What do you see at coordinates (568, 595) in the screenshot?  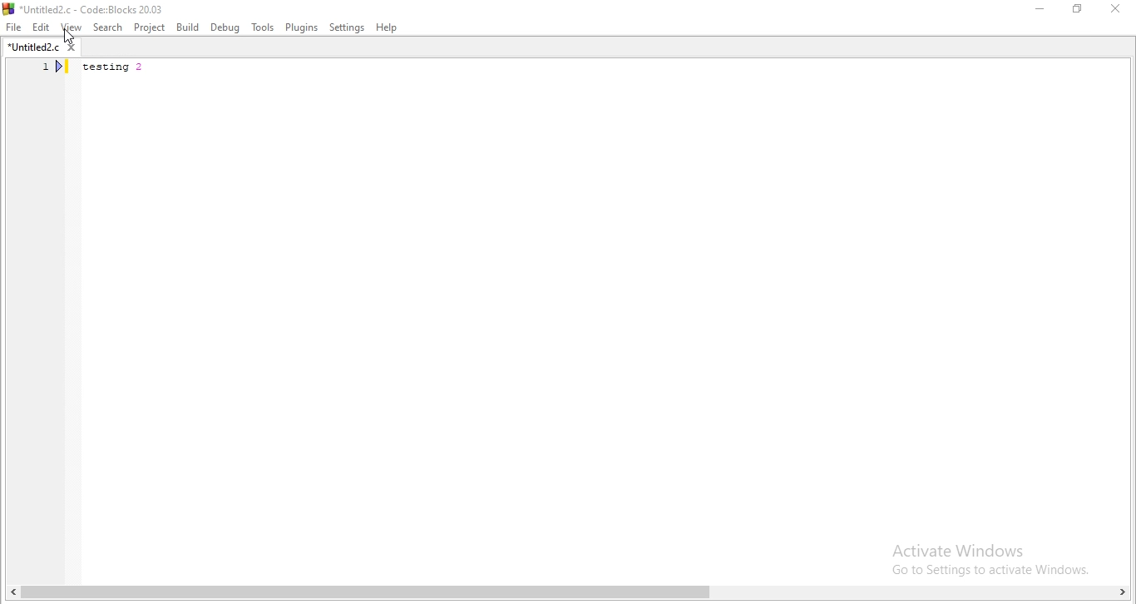 I see `scroll bar` at bounding box center [568, 595].